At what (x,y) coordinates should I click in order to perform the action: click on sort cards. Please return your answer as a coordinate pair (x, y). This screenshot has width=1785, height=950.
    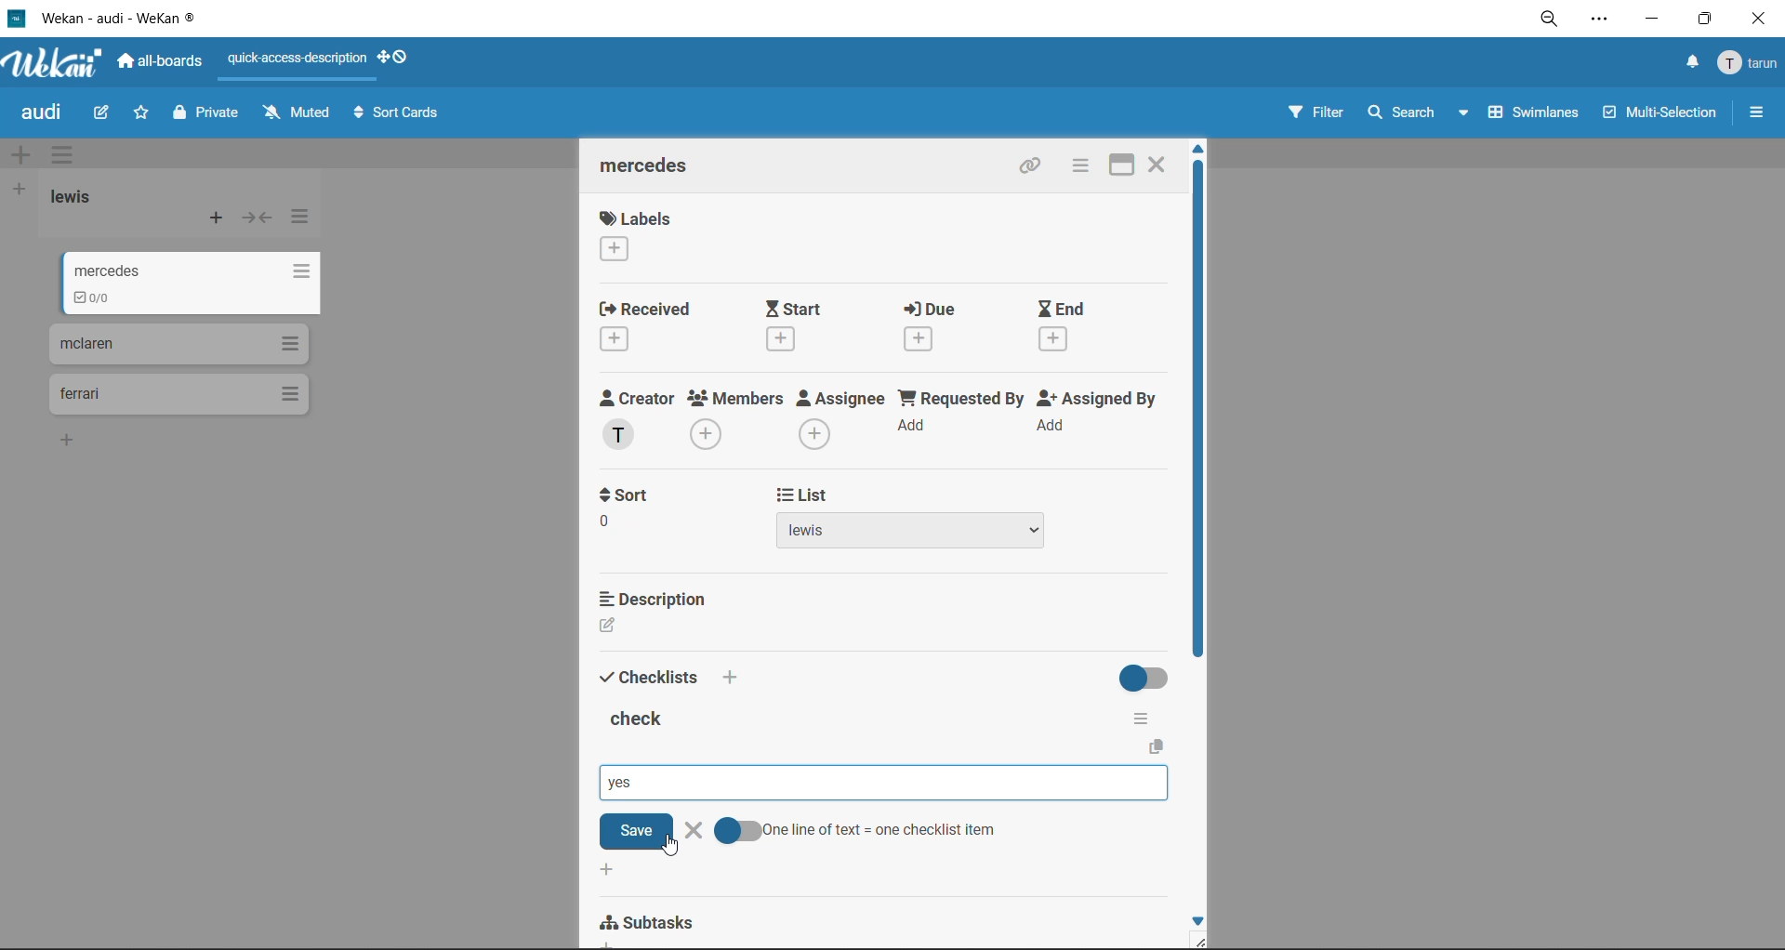
    Looking at the image, I should click on (401, 116).